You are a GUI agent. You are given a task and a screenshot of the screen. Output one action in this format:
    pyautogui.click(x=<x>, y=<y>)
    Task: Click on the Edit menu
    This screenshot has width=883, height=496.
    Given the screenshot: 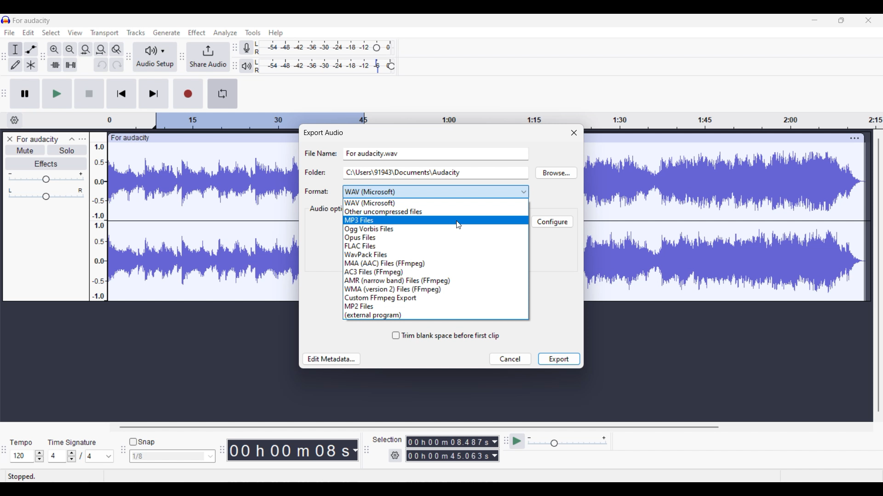 What is the action you would take?
    pyautogui.click(x=28, y=33)
    